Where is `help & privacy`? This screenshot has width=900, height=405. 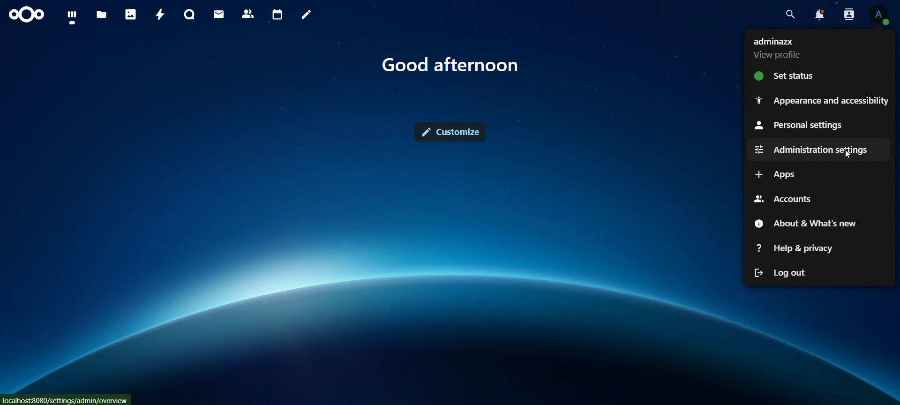 help & privacy is located at coordinates (790, 250).